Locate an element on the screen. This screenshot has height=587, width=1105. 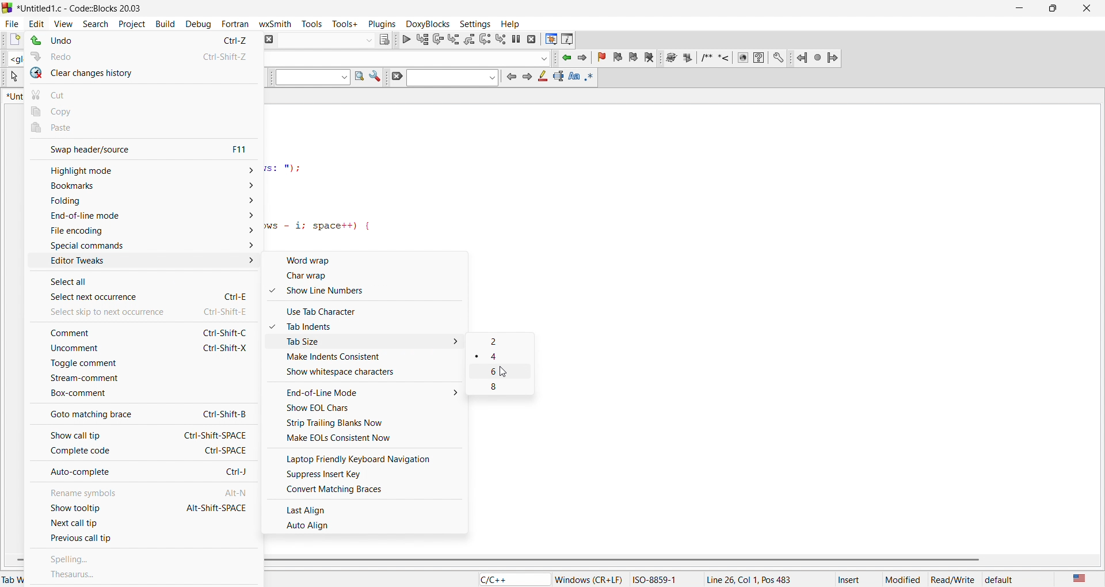
folding is located at coordinates (143, 204).